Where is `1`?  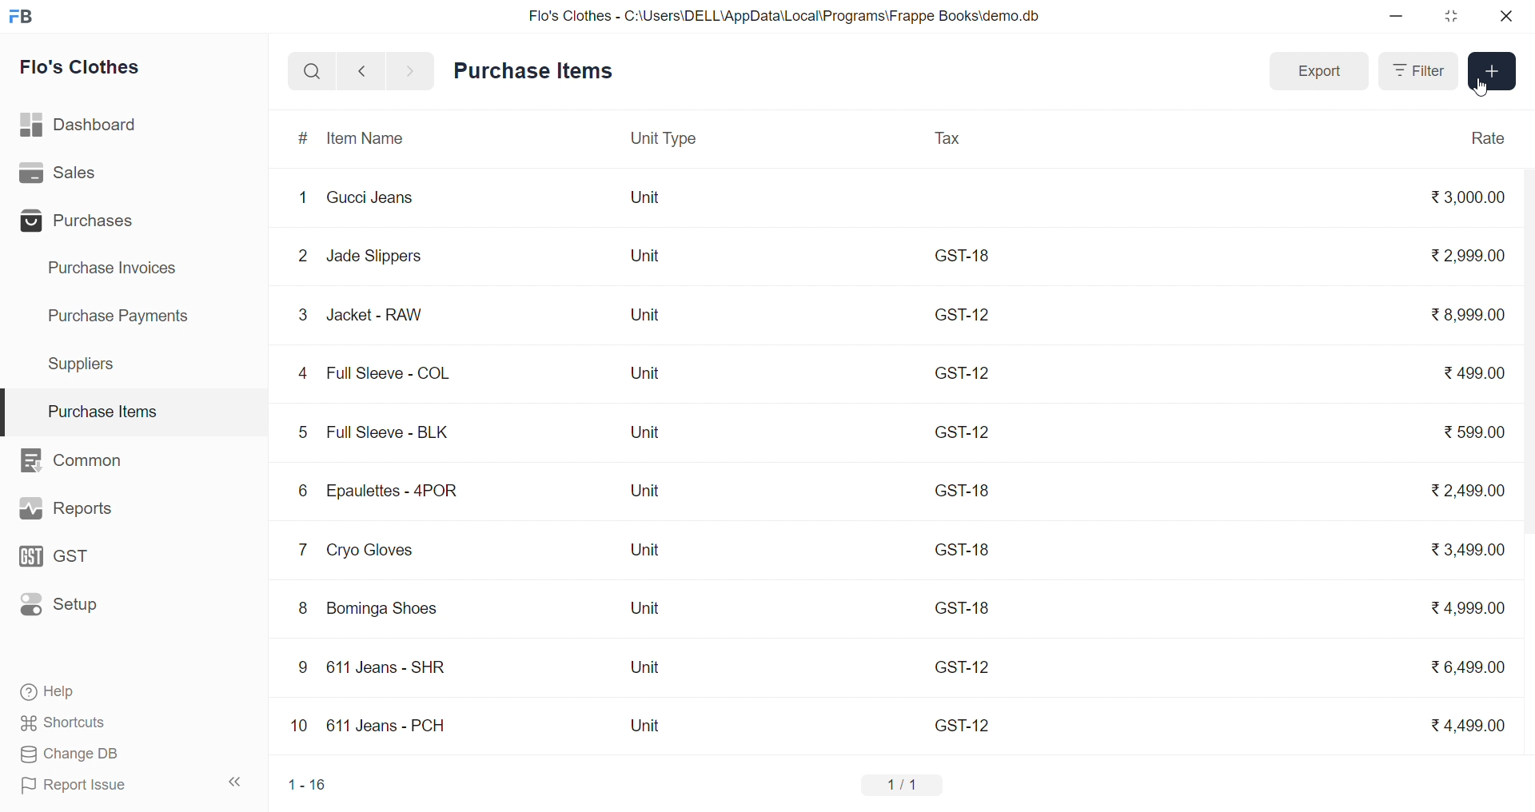 1 is located at coordinates (303, 198).